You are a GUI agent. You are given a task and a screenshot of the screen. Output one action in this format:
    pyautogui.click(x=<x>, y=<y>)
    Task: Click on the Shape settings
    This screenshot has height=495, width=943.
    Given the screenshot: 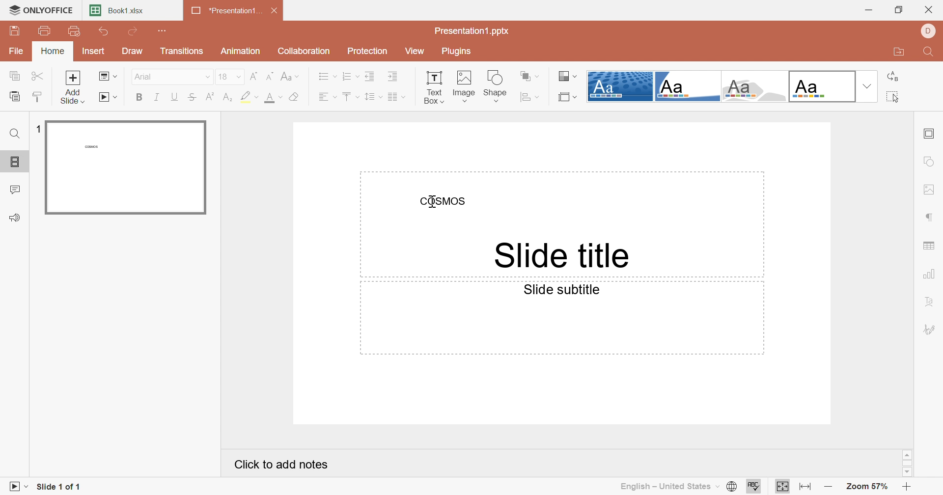 What is the action you would take?
    pyautogui.click(x=931, y=161)
    